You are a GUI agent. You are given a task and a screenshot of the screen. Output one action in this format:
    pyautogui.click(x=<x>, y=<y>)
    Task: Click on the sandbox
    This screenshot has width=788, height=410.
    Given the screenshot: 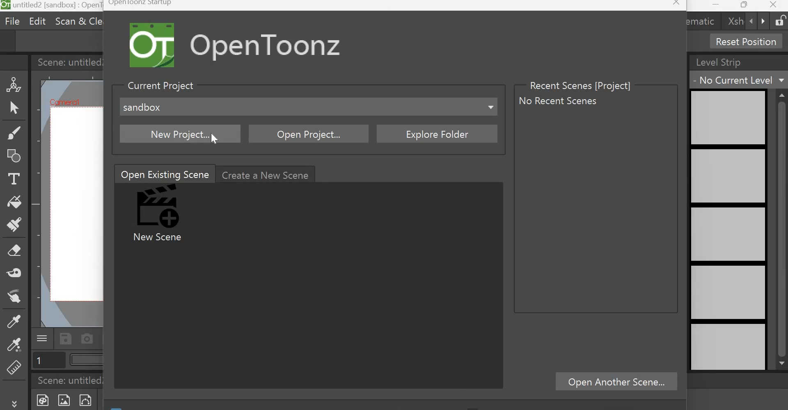 What is the action you would take?
    pyautogui.click(x=142, y=107)
    